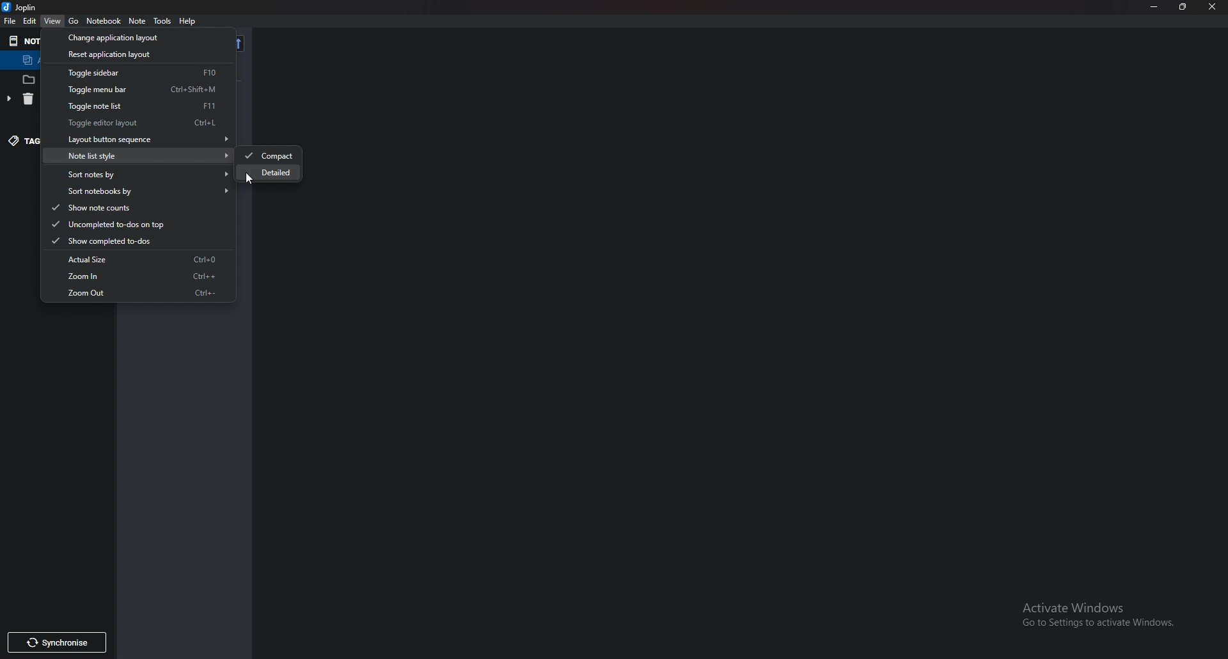 The image size is (1228, 659). Describe the element at coordinates (141, 175) in the screenshot. I see `Sort notes by` at that location.